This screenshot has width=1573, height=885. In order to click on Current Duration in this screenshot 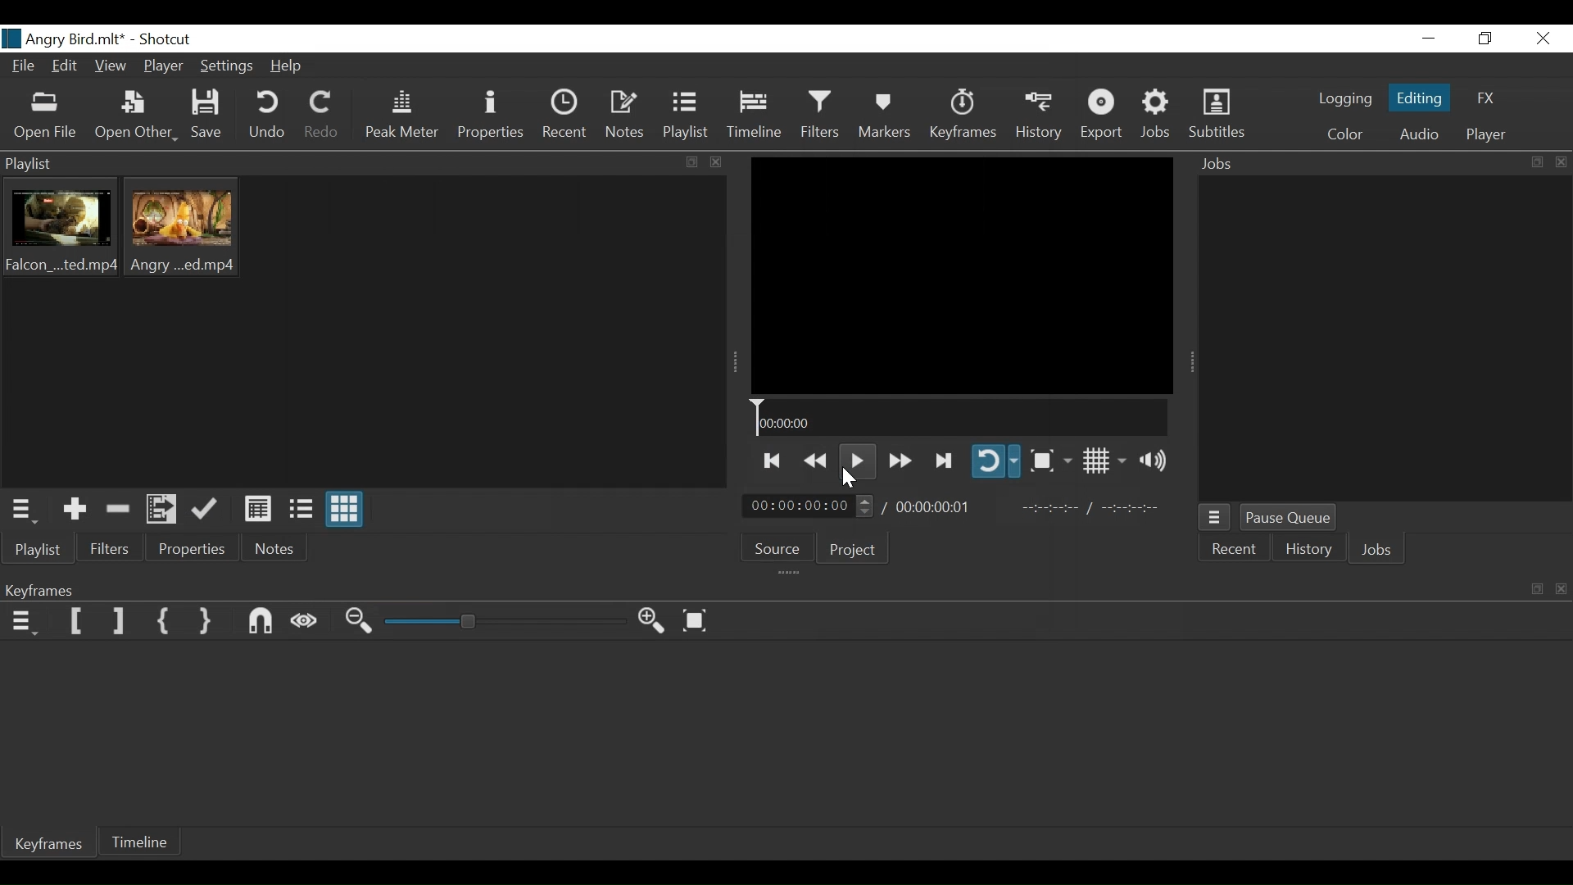, I will do `click(807, 505)`.